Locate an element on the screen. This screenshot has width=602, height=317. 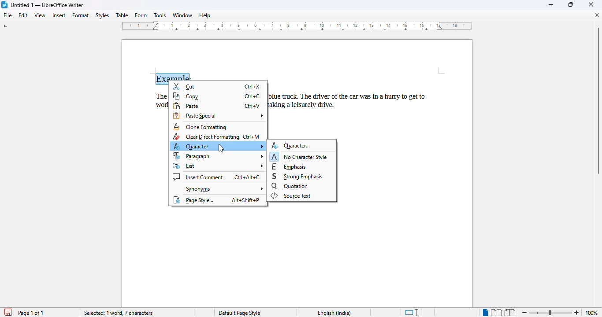
synonyms is located at coordinates (223, 189).